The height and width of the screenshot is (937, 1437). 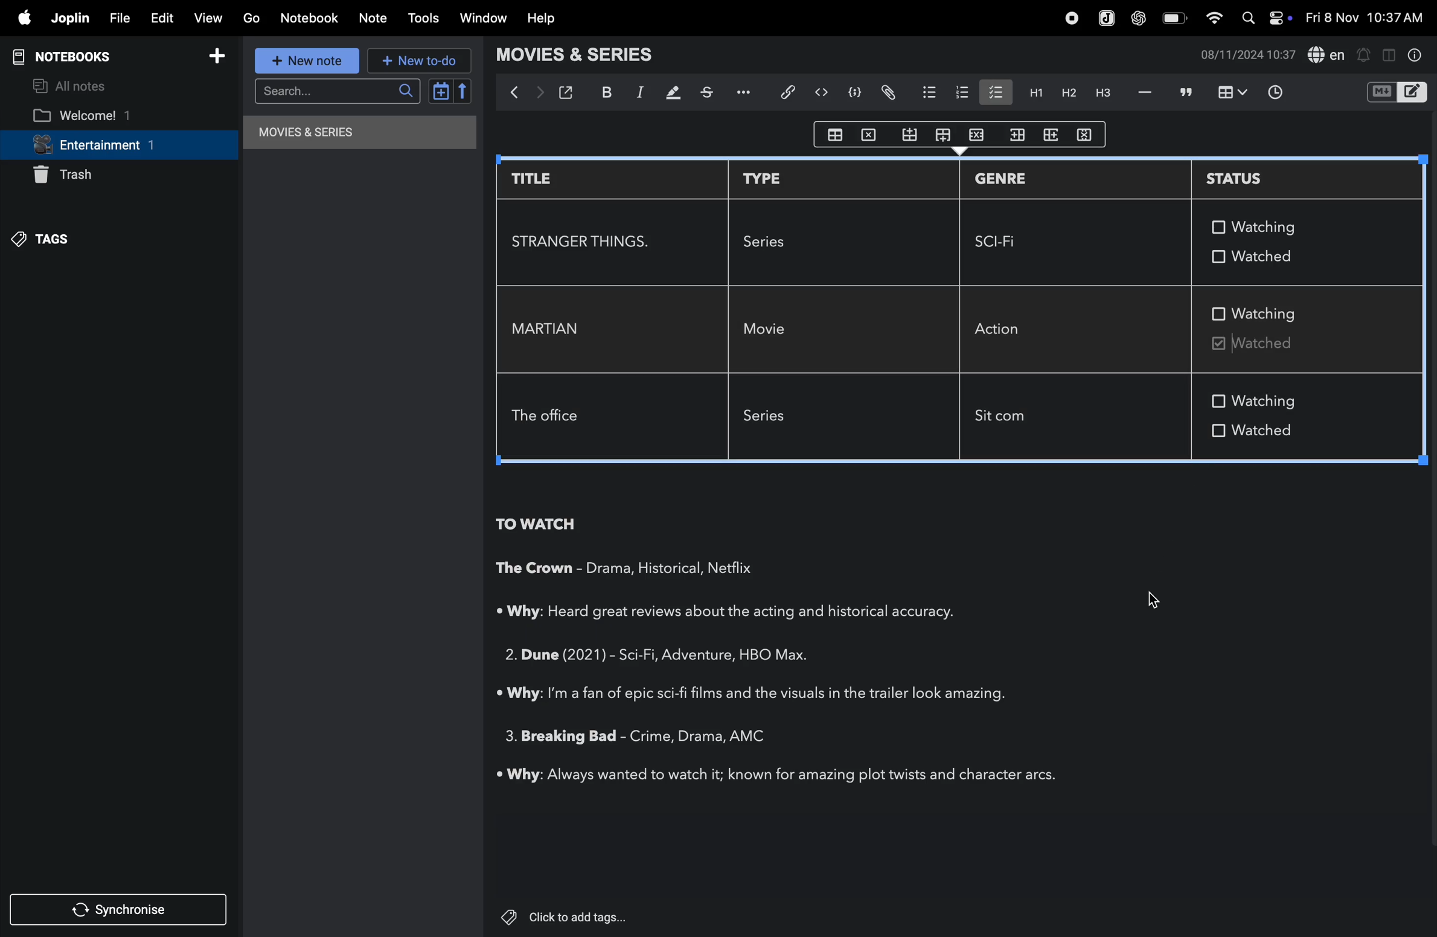 I want to click on sitcom, so click(x=1009, y=419).